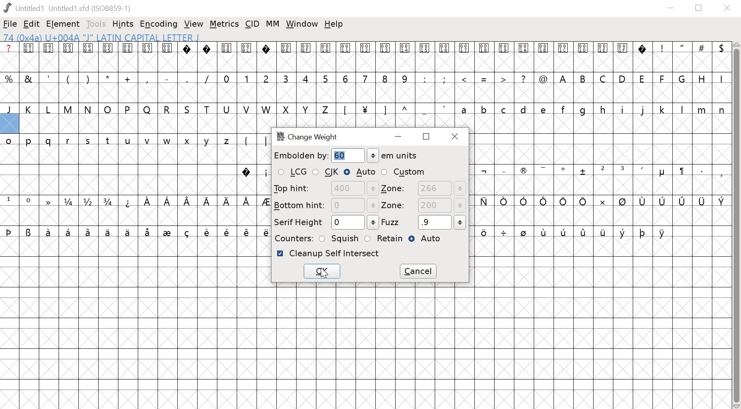 The width and height of the screenshot is (741, 409). I want to click on AUTO, so click(360, 172).